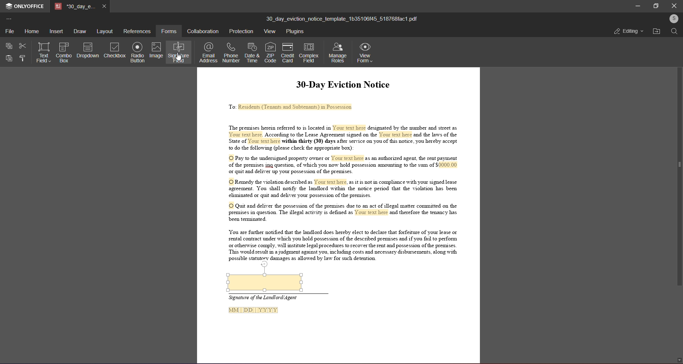 This screenshot has width=683, height=364. I want to click on close tab, so click(105, 6).